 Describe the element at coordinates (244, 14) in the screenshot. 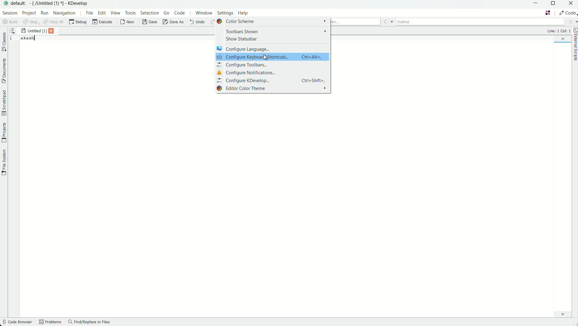

I see `help menu` at that location.